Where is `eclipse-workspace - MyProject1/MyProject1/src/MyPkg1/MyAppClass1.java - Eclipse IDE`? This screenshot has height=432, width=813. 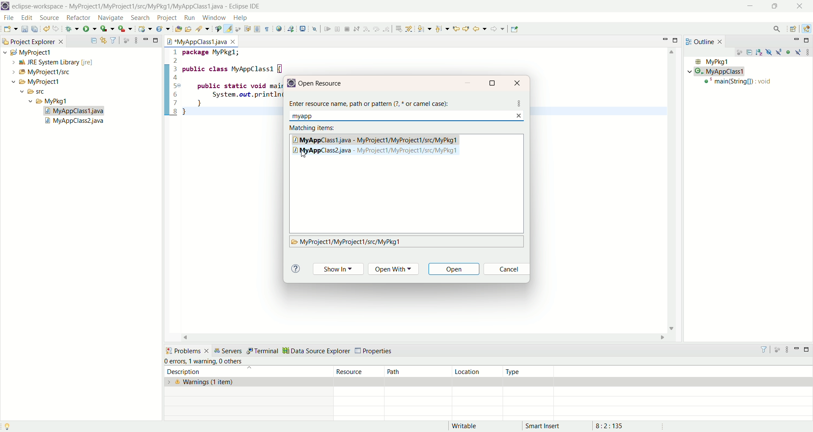 eclipse-workspace - MyProject1/MyProject1/src/MyPkg1/MyAppClass1.java - Eclipse IDE is located at coordinates (138, 6).